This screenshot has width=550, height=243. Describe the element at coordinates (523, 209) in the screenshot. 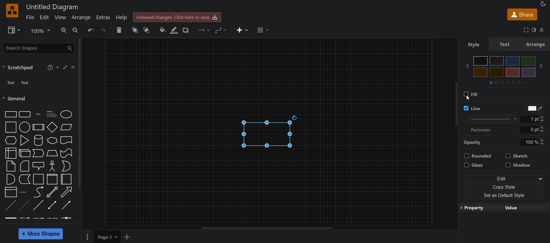

I see `value` at that location.